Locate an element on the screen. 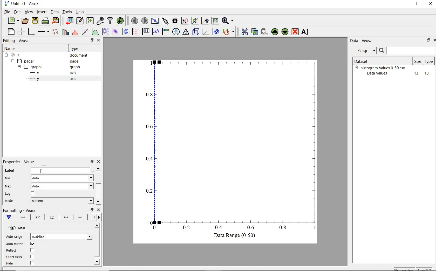 The image size is (436, 271). base graph is located at coordinates (32, 32).